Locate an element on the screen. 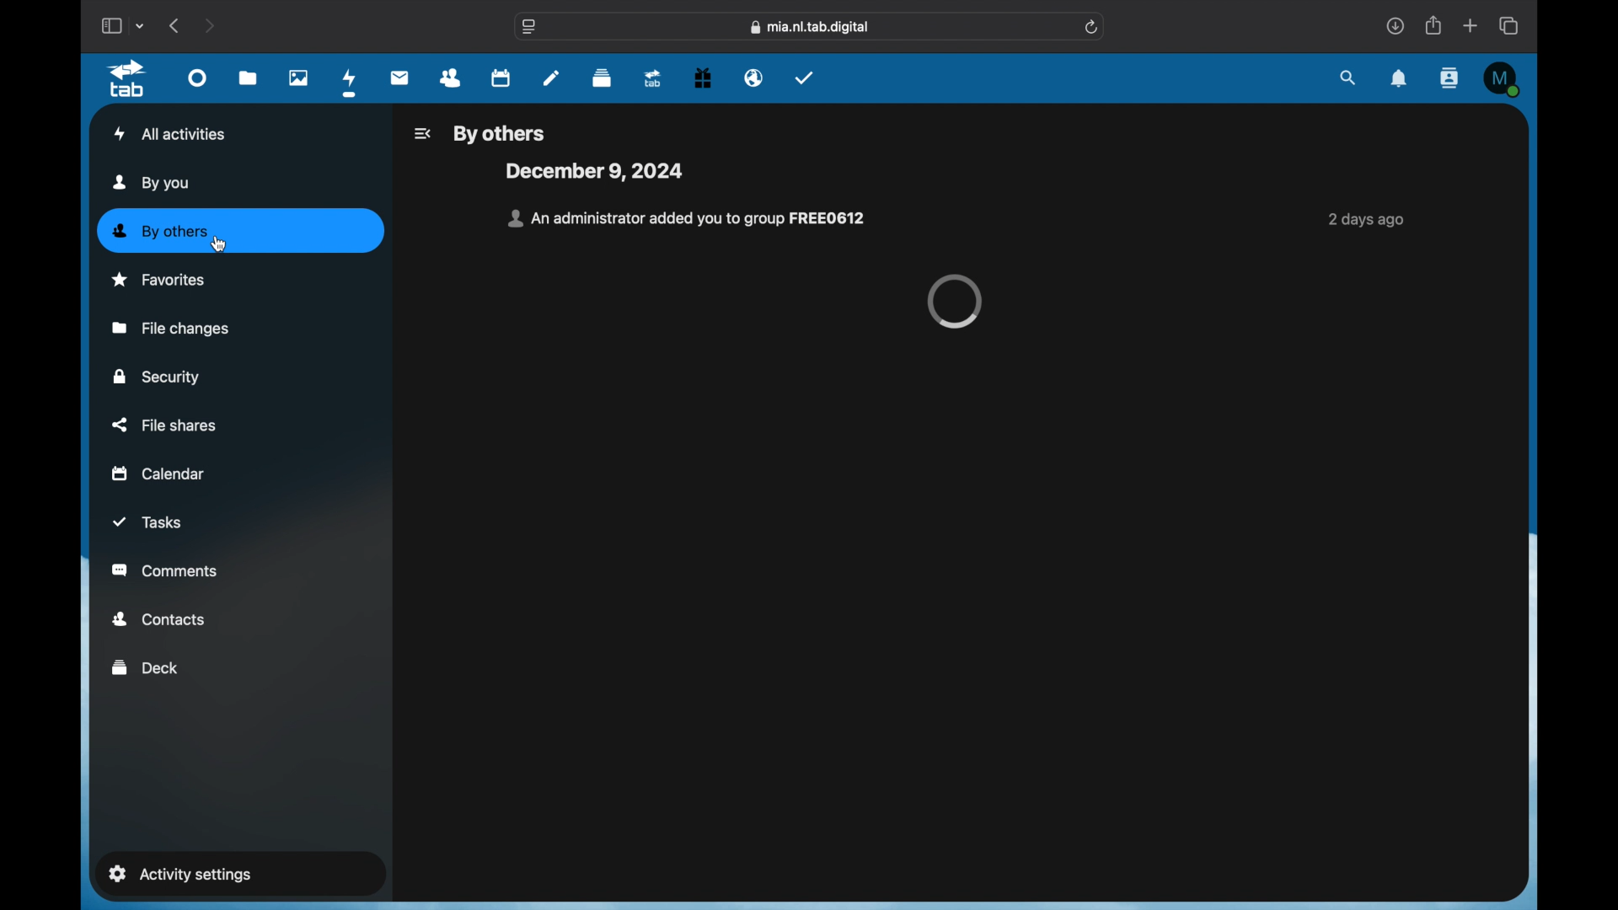 The image size is (1618, 910). contacts is located at coordinates (1449, 79).